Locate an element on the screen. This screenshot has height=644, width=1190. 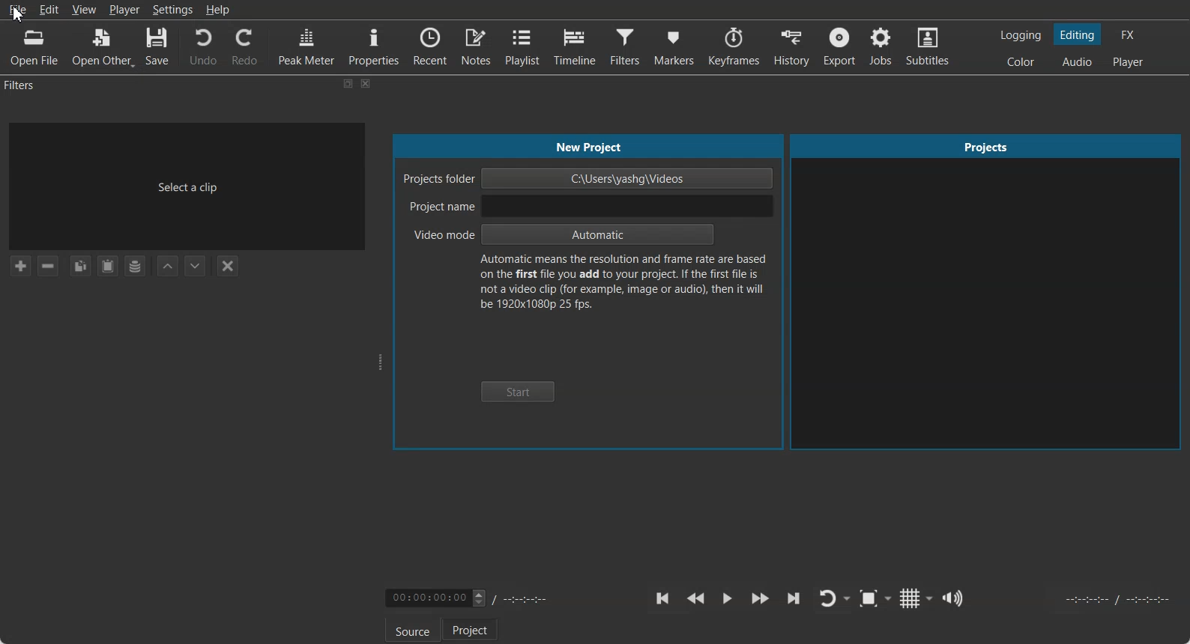
Video mode is located at coordinates (437, 235).